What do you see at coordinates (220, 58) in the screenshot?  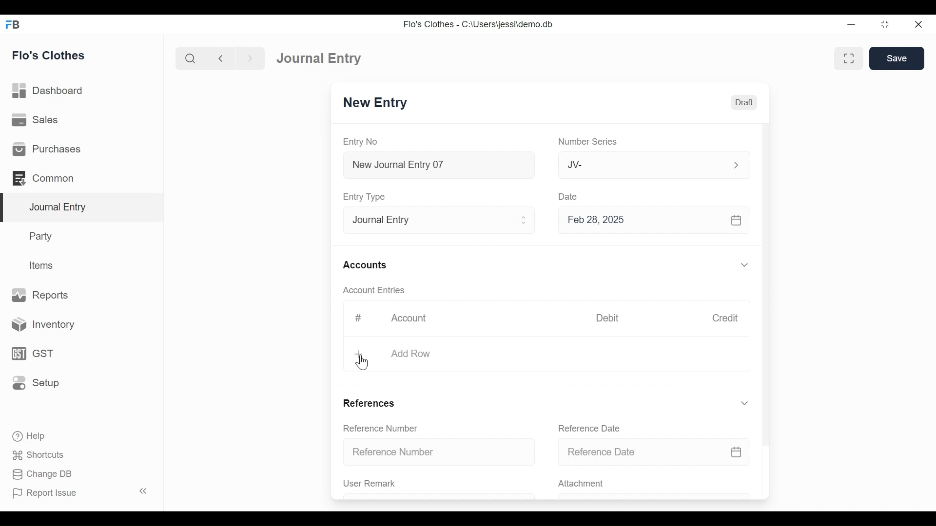 I see `Navigate Back` at bounding box center [220, 58].